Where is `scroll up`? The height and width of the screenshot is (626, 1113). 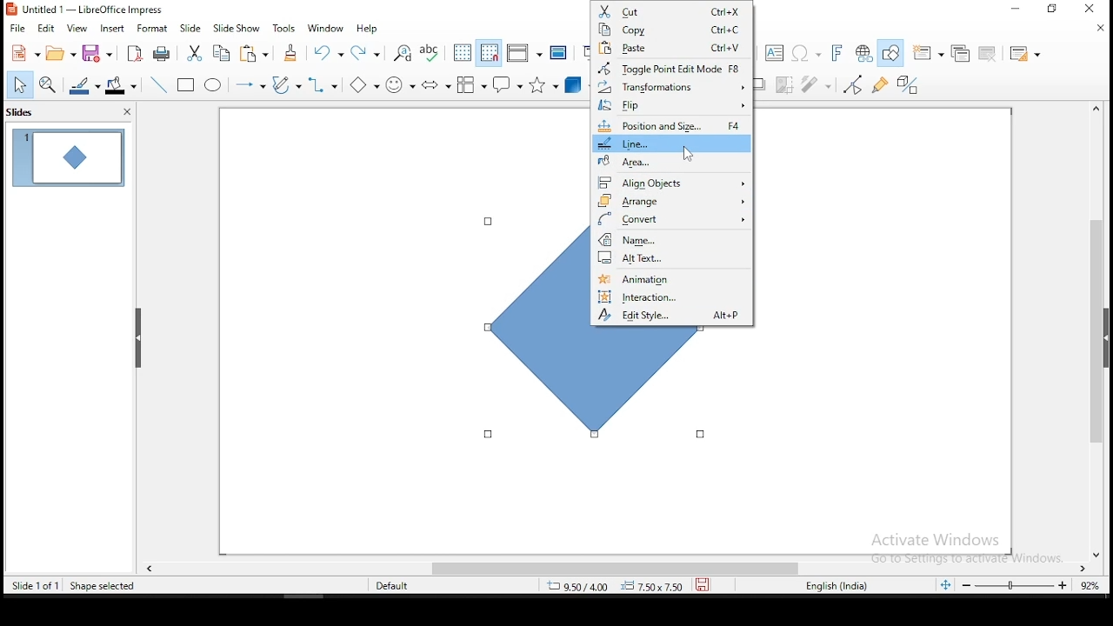
scroll up is located at coordinates (1095, 110).